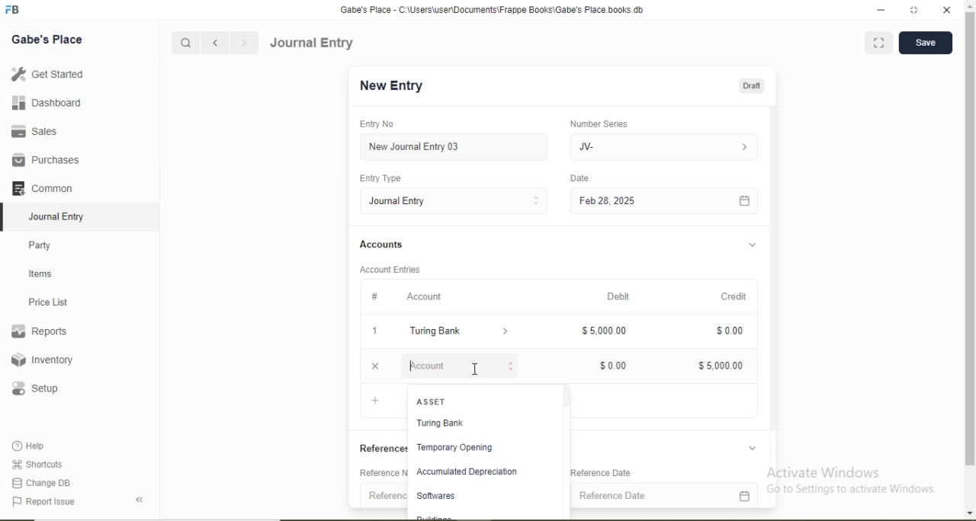  What do you see at coordinates (45, 160) in the screenshot?
I see `Purchases` at bounding box center [45, 160].